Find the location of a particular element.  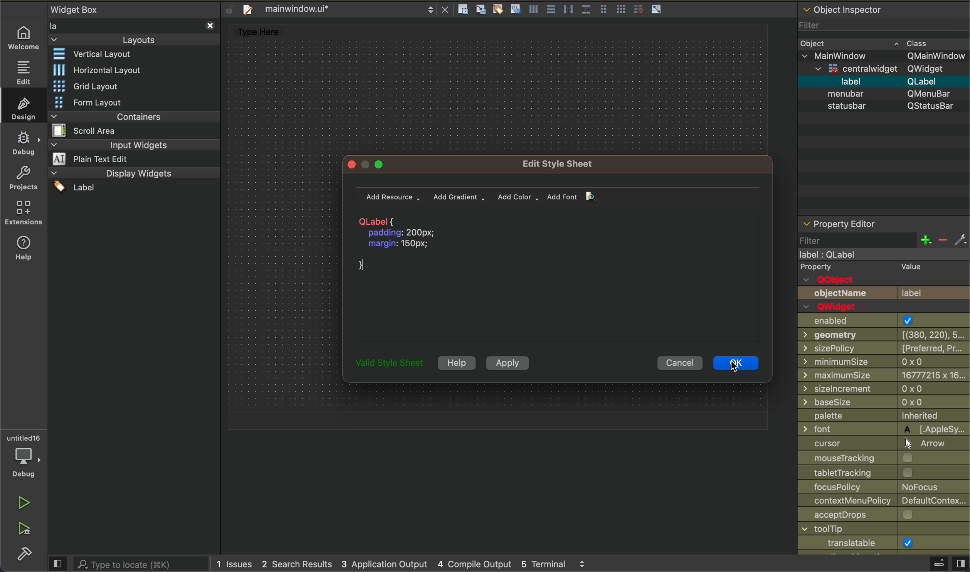

palette is located at coordinates (878, 416).